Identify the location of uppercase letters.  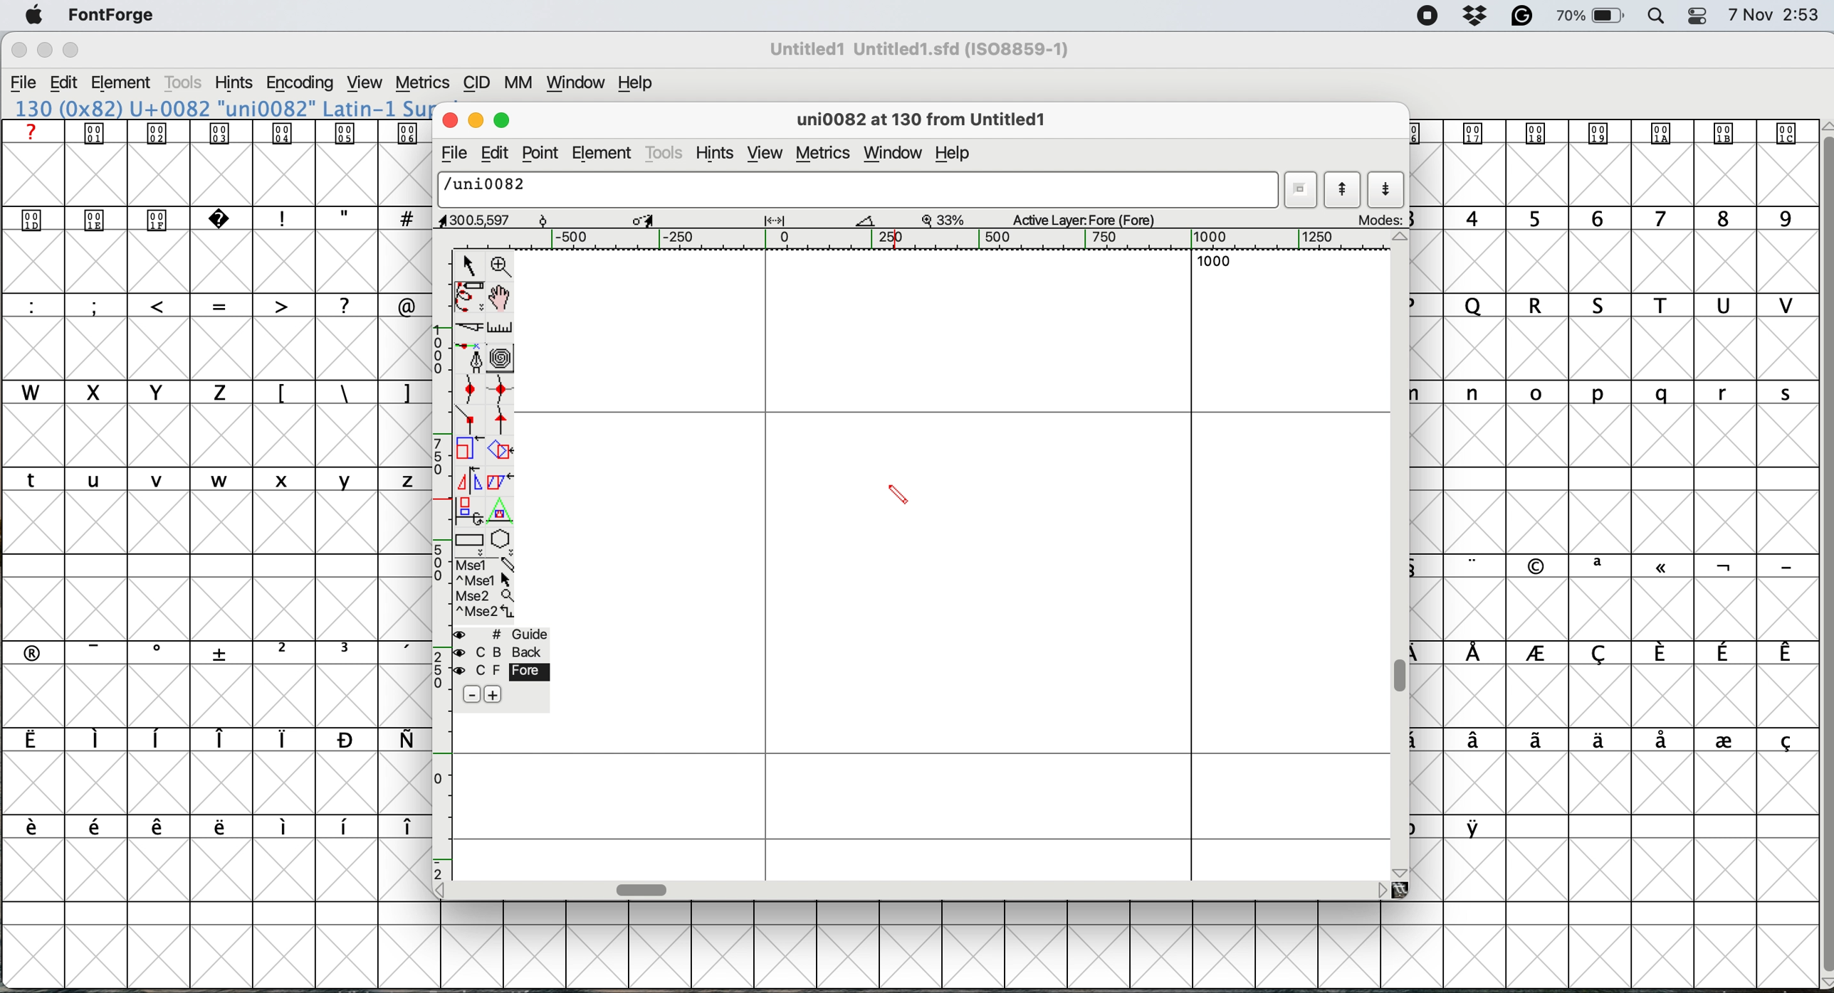
(1613, 307).